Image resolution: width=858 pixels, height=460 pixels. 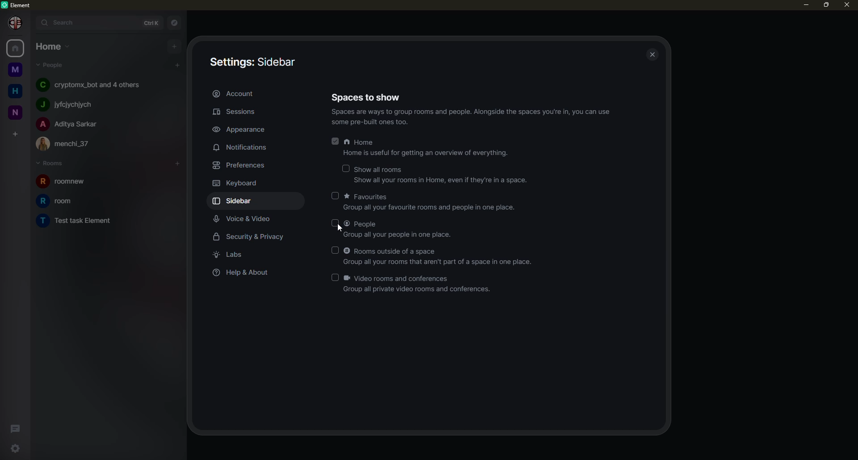 What do you see at coordinates (16, 427) in the screenshot?
I see `threads` at bounding box center [16, 427].